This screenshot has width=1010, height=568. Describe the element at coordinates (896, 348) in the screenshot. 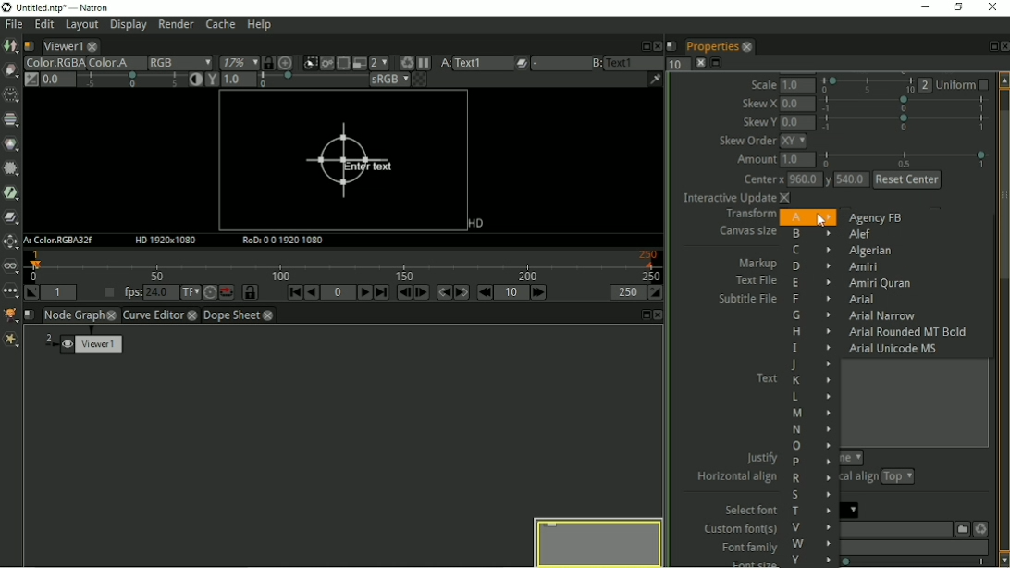

I see `Arial Unicode MS` at that location.